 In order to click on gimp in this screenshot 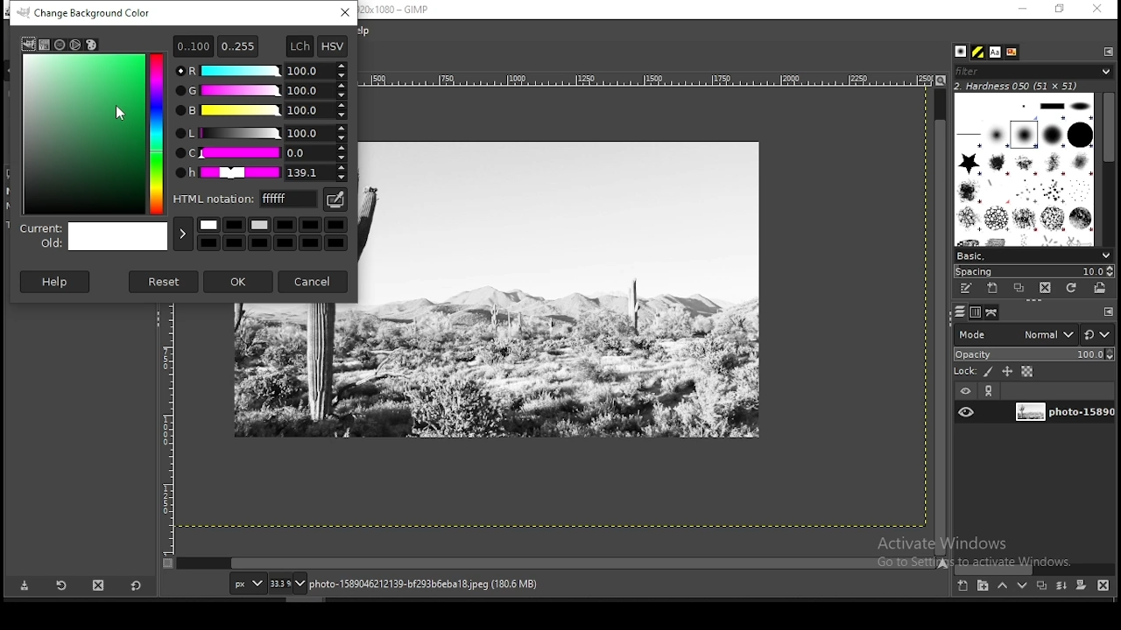, I will do `click(28, 44)`.